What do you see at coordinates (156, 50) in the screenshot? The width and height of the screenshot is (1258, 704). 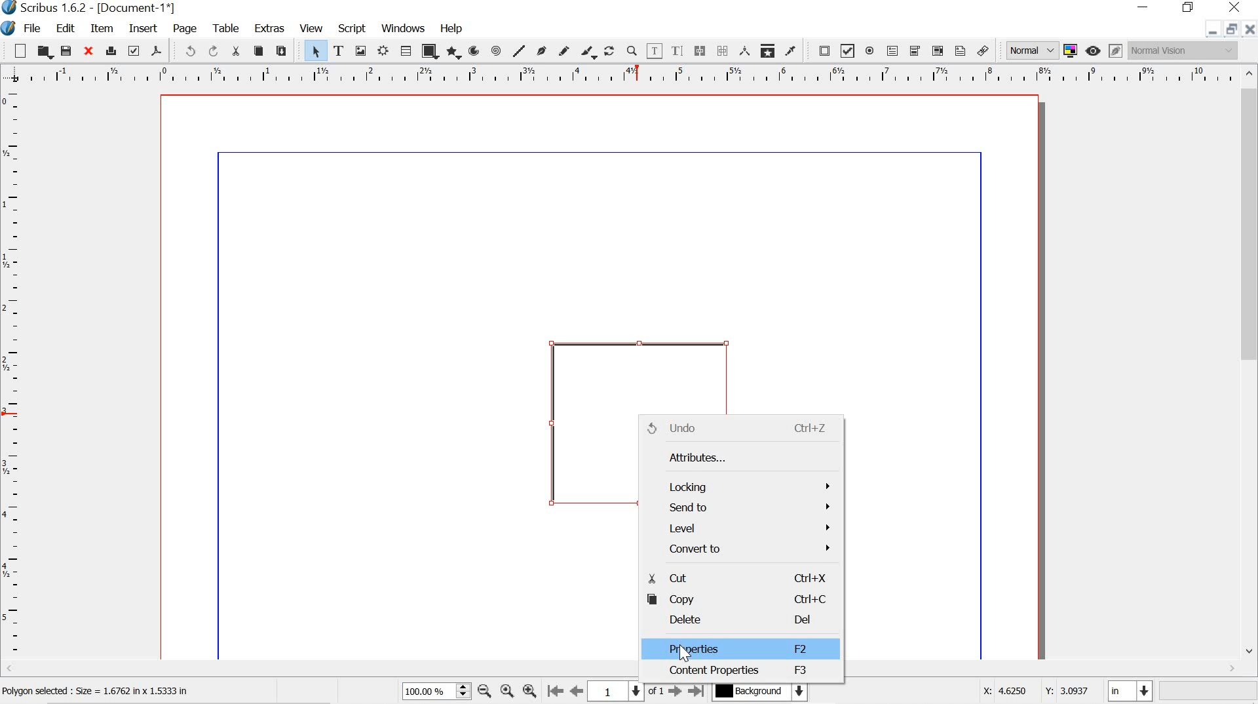 I see `save as pdf` at bounding box center [156, 50].